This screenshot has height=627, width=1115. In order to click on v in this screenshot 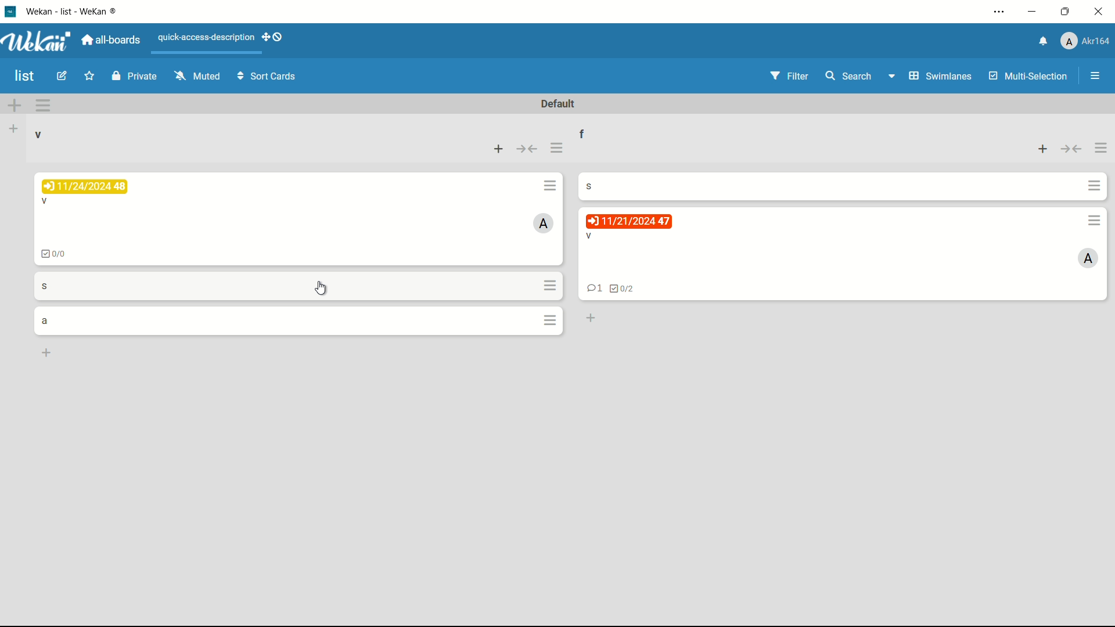, I will do `click(41, 134)`.